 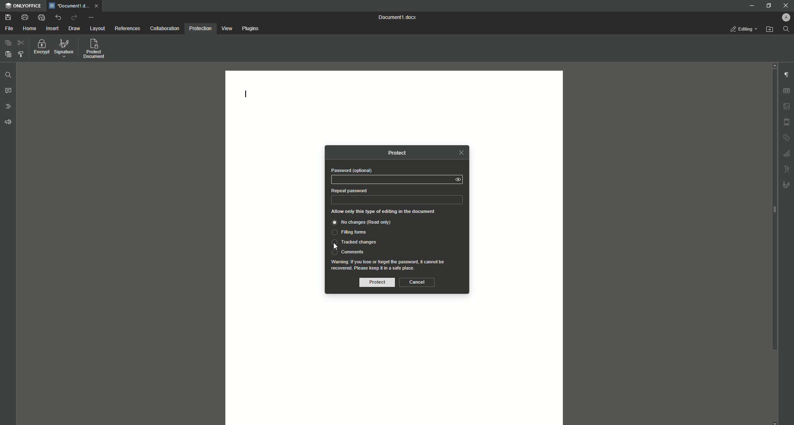 What do you see at coordinates (773, 210) in the screenshot?
I see `scroll bar` at bounding box center [773, 210].